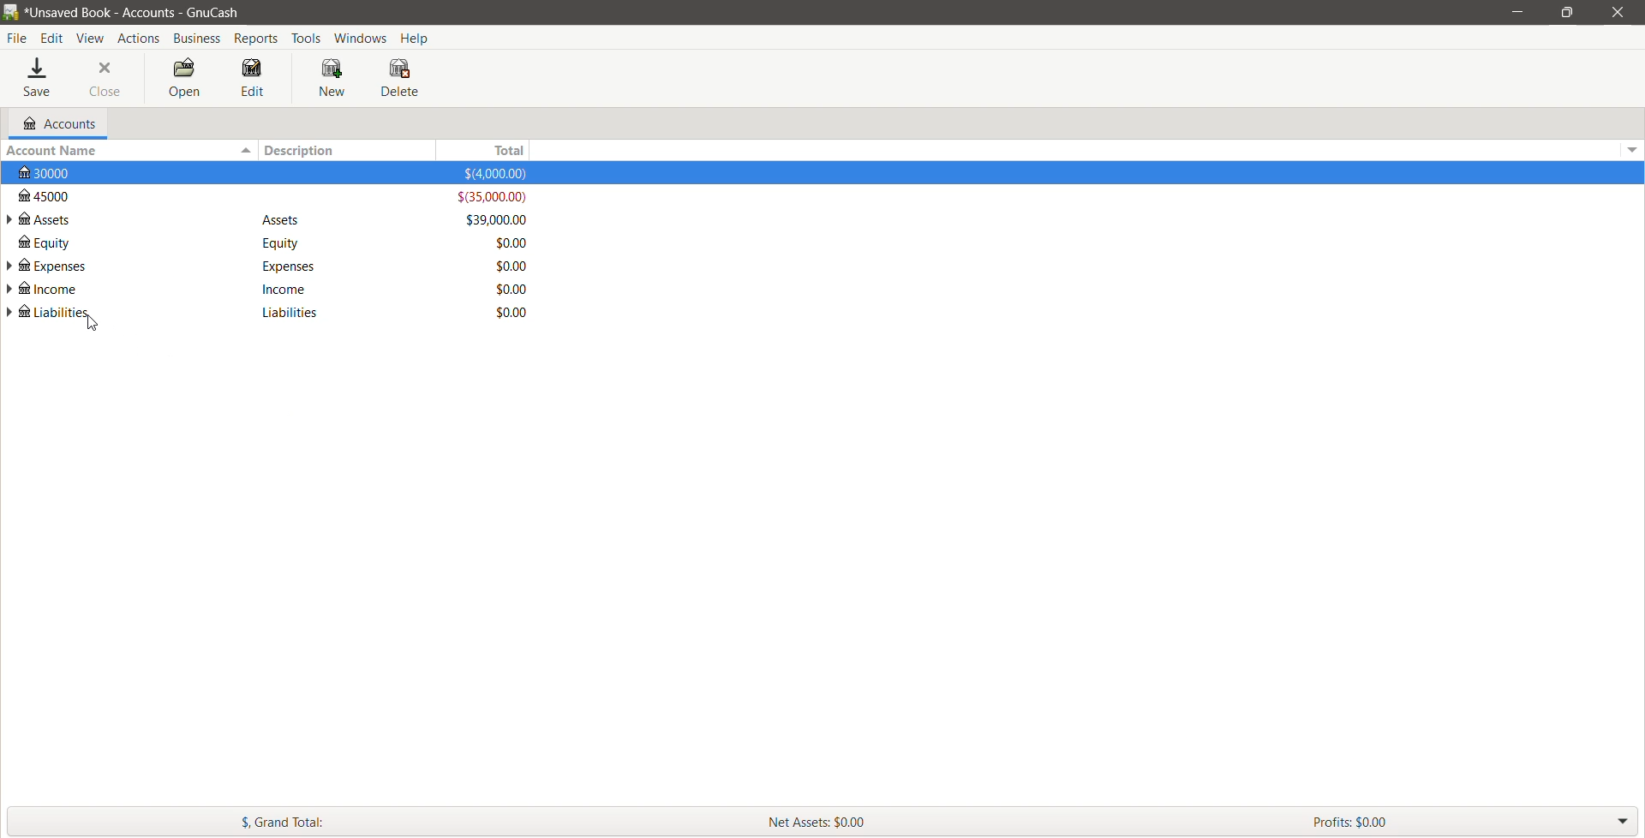 This screenshot has width=1645, height=838. What do you see at coordinates (1630, 146) in the screenshot?
I see `options` at bounding box center [1630, 146].